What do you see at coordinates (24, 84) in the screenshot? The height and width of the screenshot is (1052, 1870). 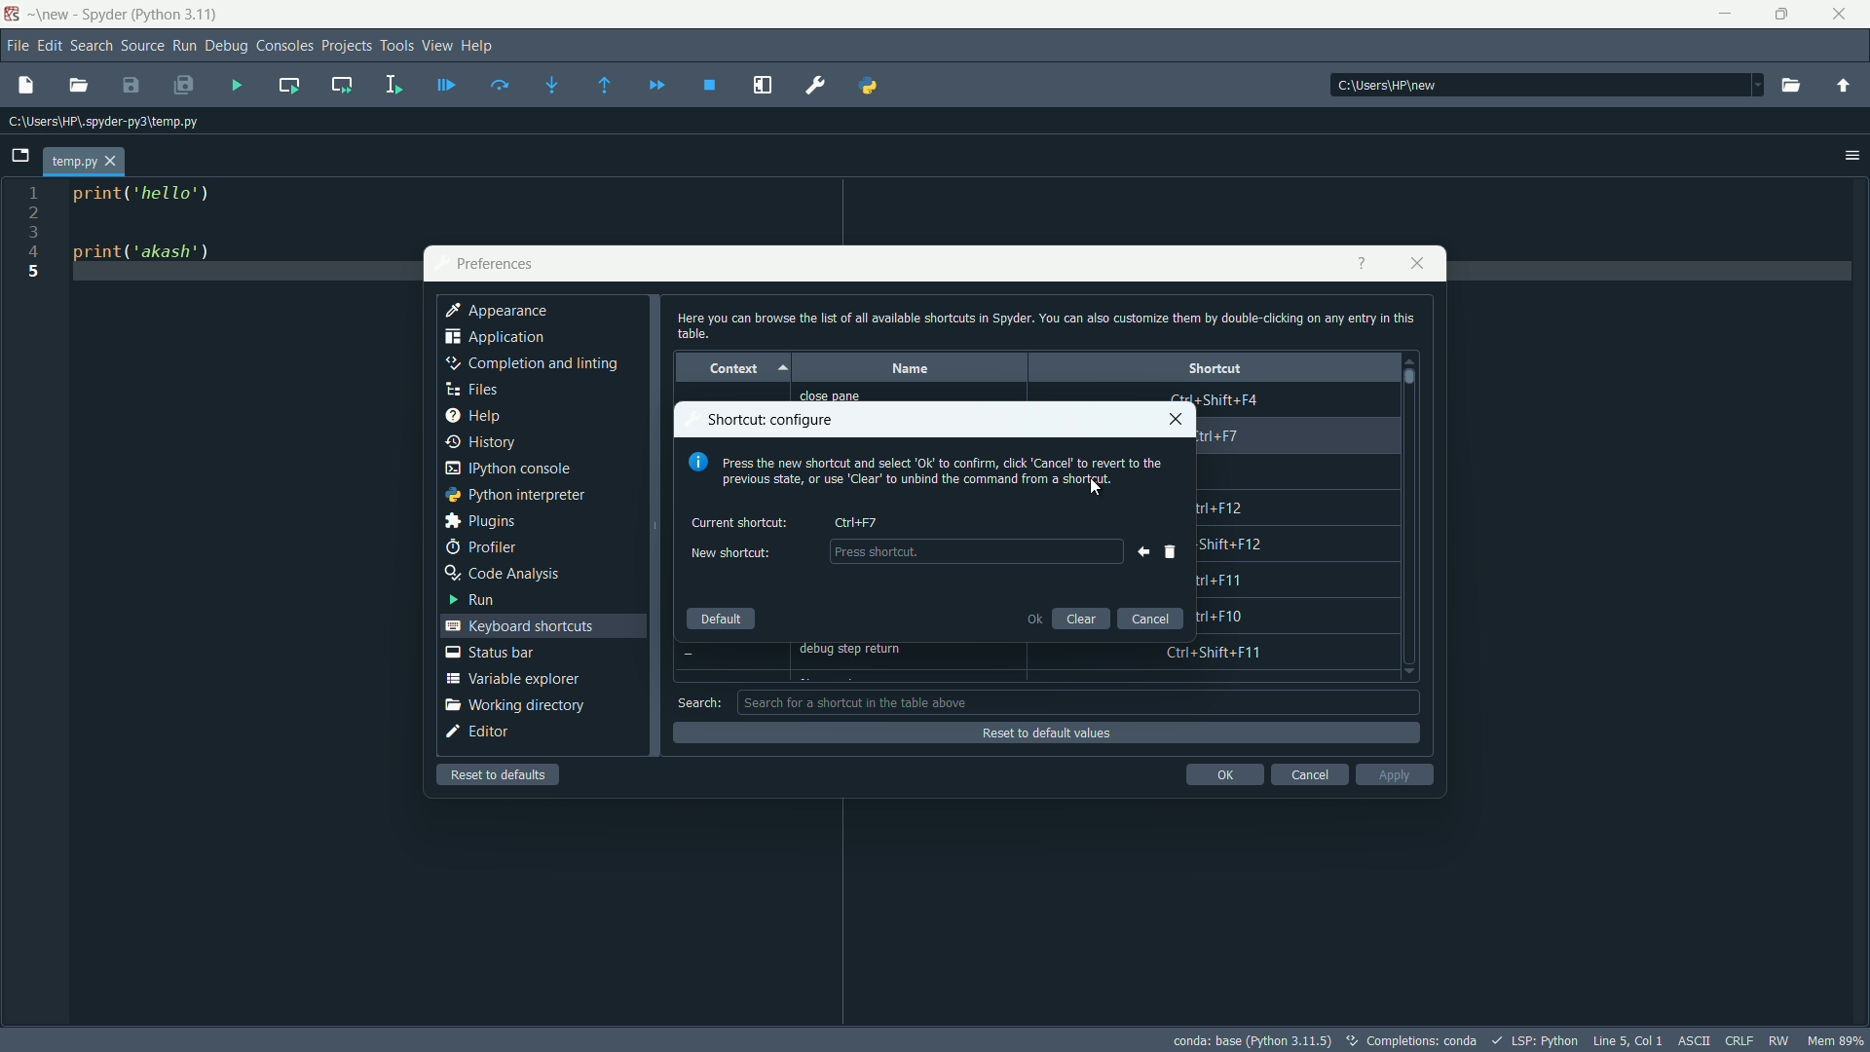 I see `new file` at bounding box center [24, 84].